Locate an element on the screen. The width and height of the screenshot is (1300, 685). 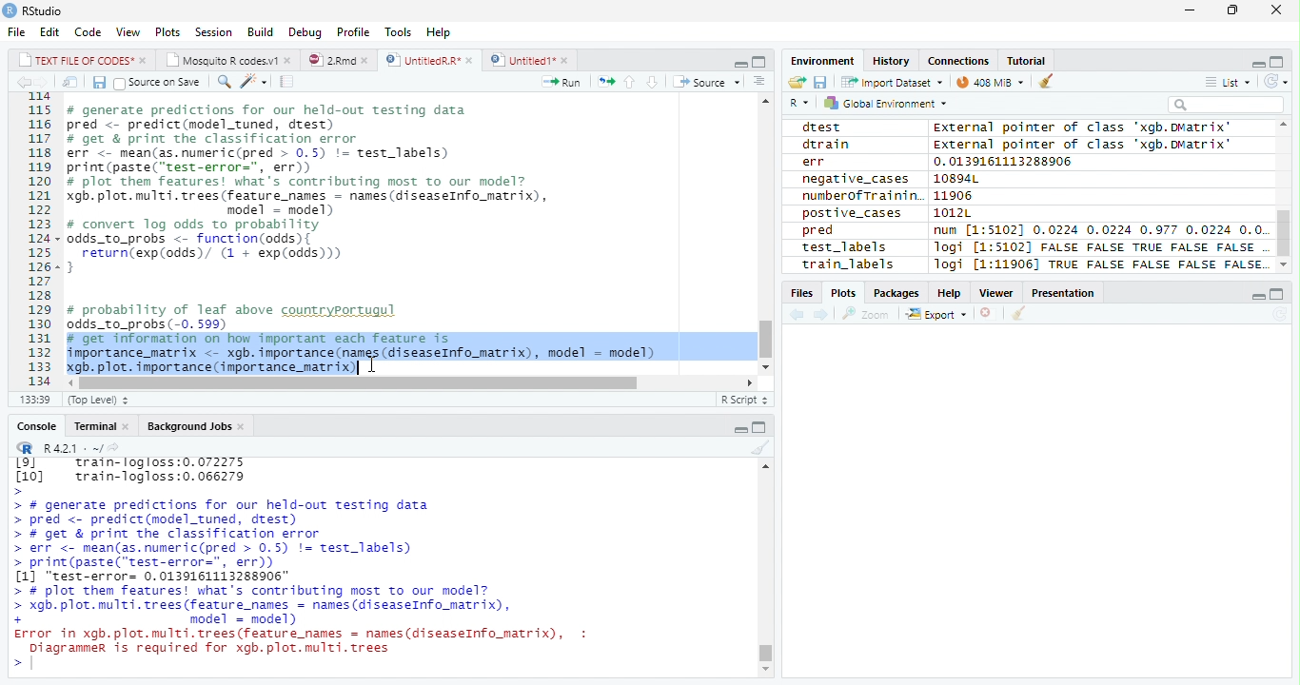
Up is located at coordinates (628, 82).